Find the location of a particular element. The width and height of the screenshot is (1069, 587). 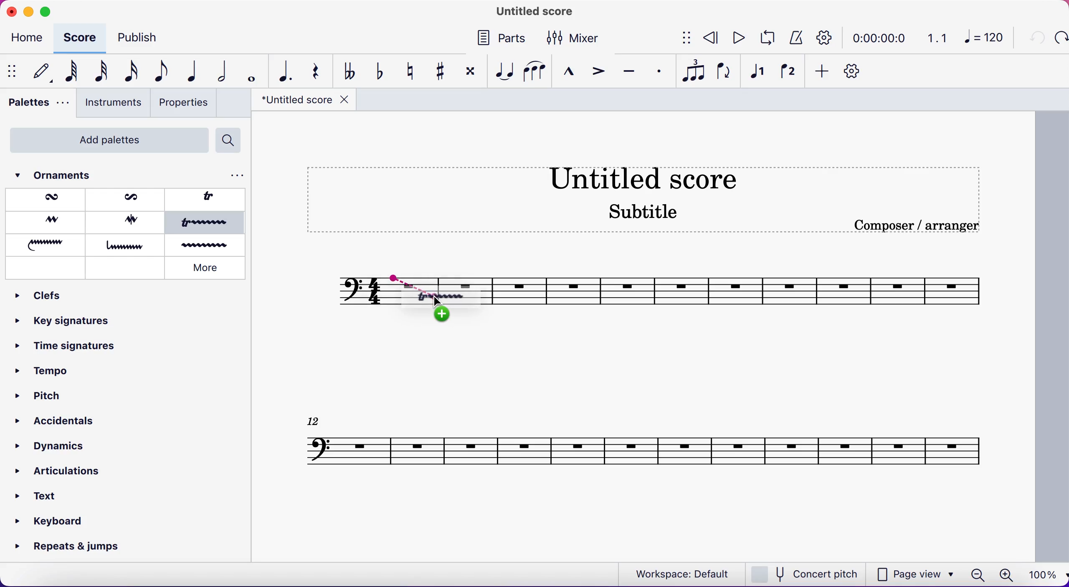

half note is located at coordinates (218, 71).